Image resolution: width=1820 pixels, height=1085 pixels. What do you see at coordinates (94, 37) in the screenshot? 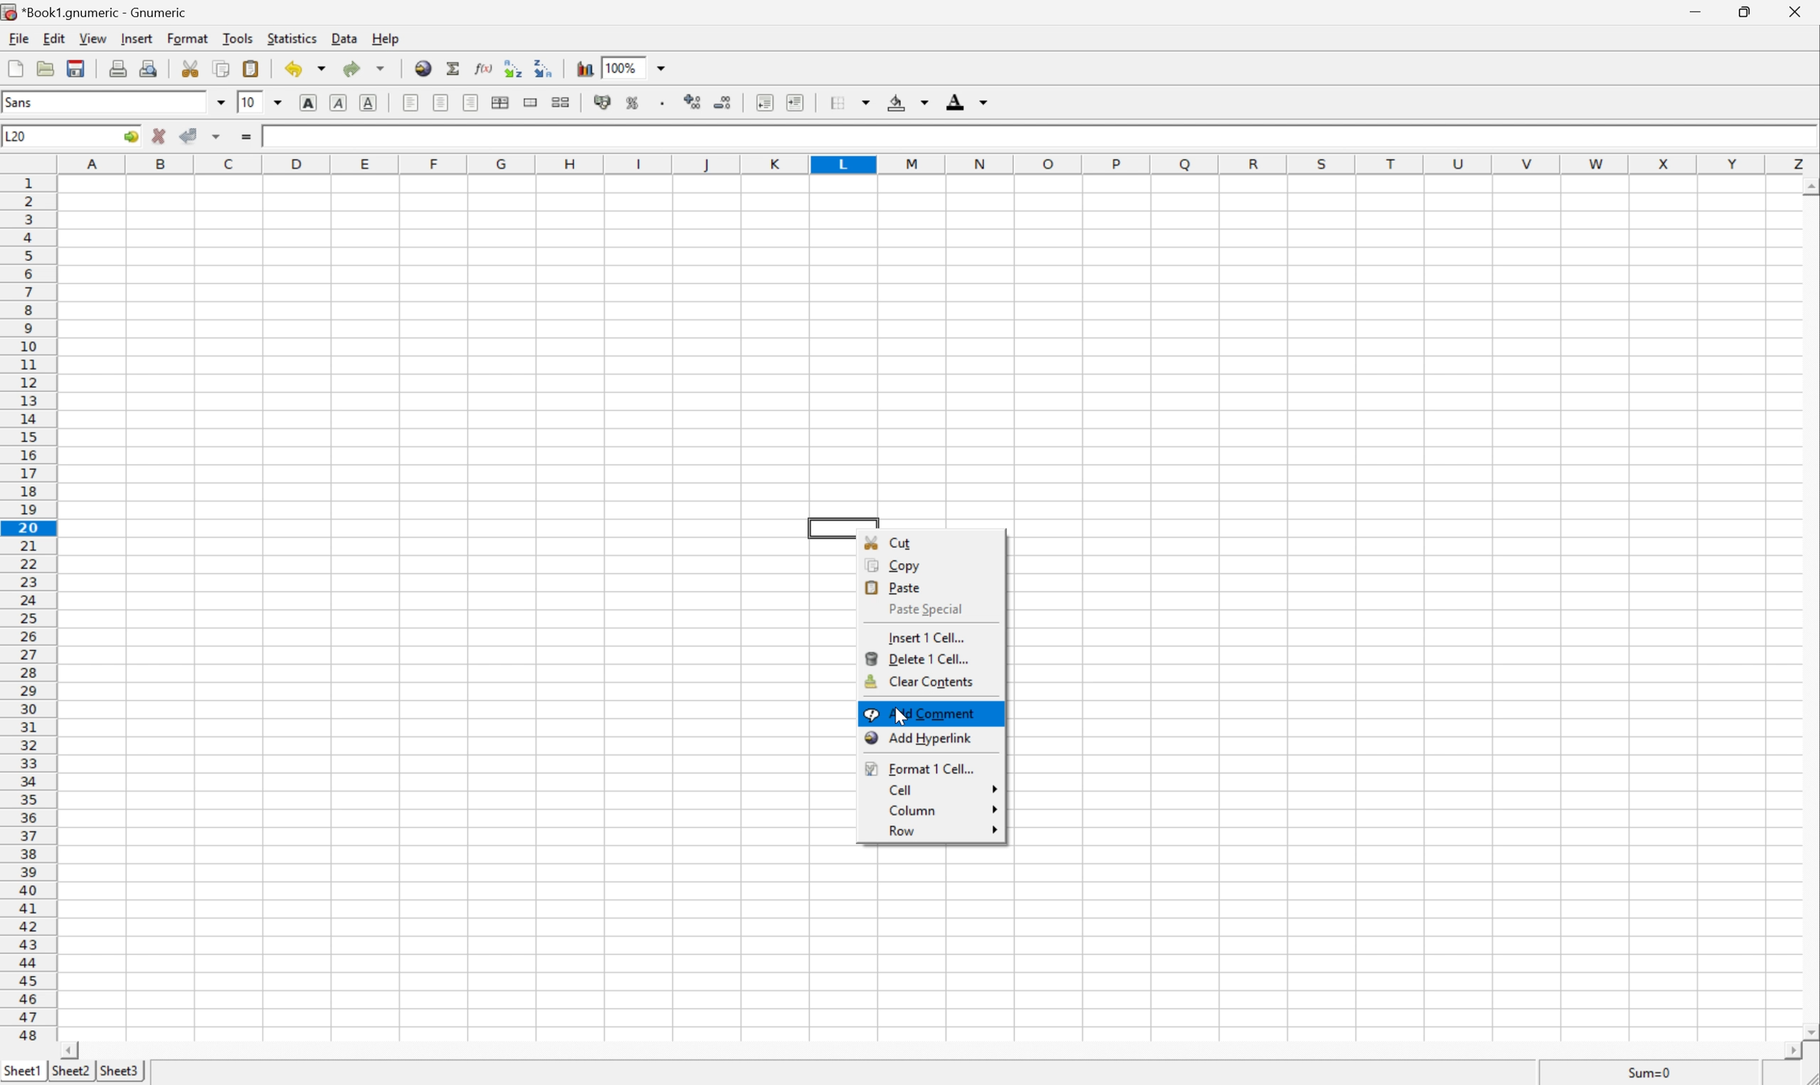
I see `View` at bounding box center [94, 37].